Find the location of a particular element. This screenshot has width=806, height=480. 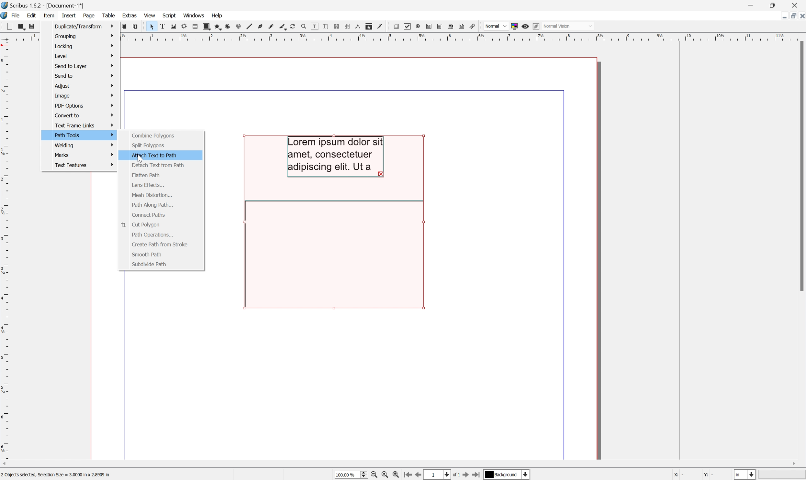

Text annotation is located at coordinates (463, 27).